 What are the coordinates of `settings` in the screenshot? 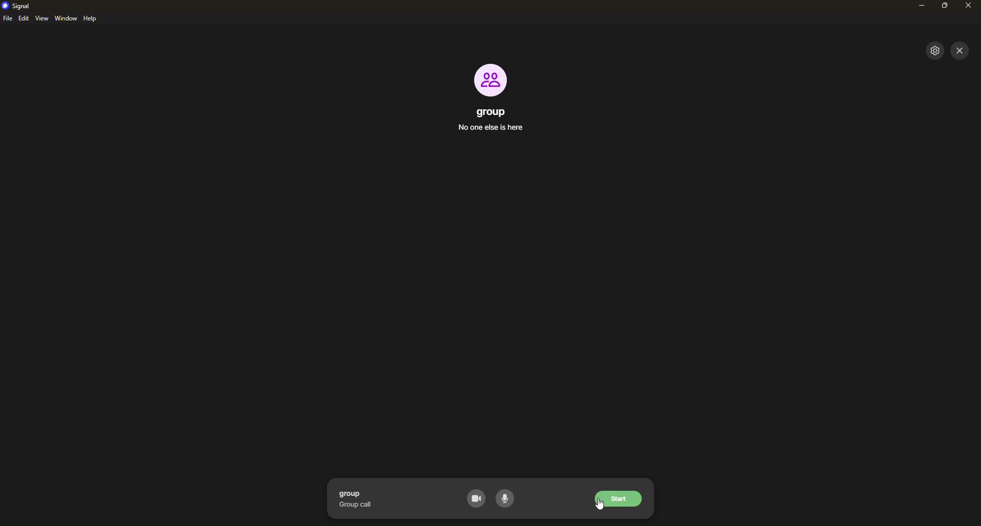 It's located at (933, 51).